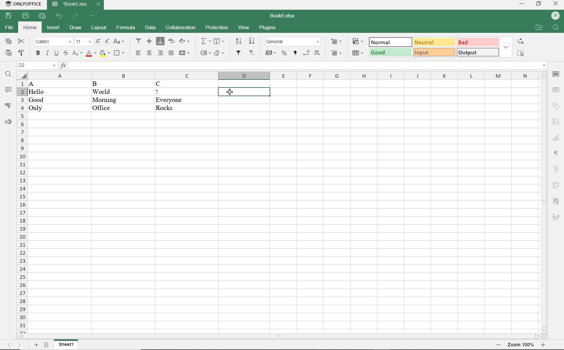 Image resolution: width=564 pixels, height=350 pixels. What do you see at coordinates (238, 53) in the screenshot?
I see `FILTER` at bounding box center [238, 53].